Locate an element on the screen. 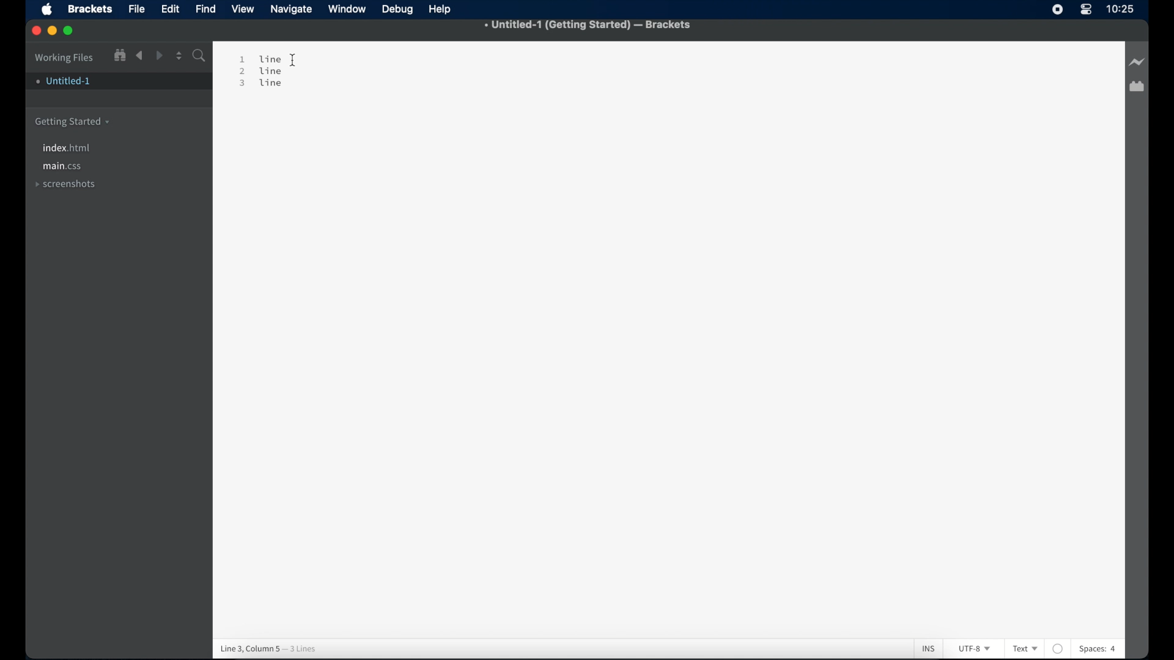  2 line is located at coordinates (264, 72).